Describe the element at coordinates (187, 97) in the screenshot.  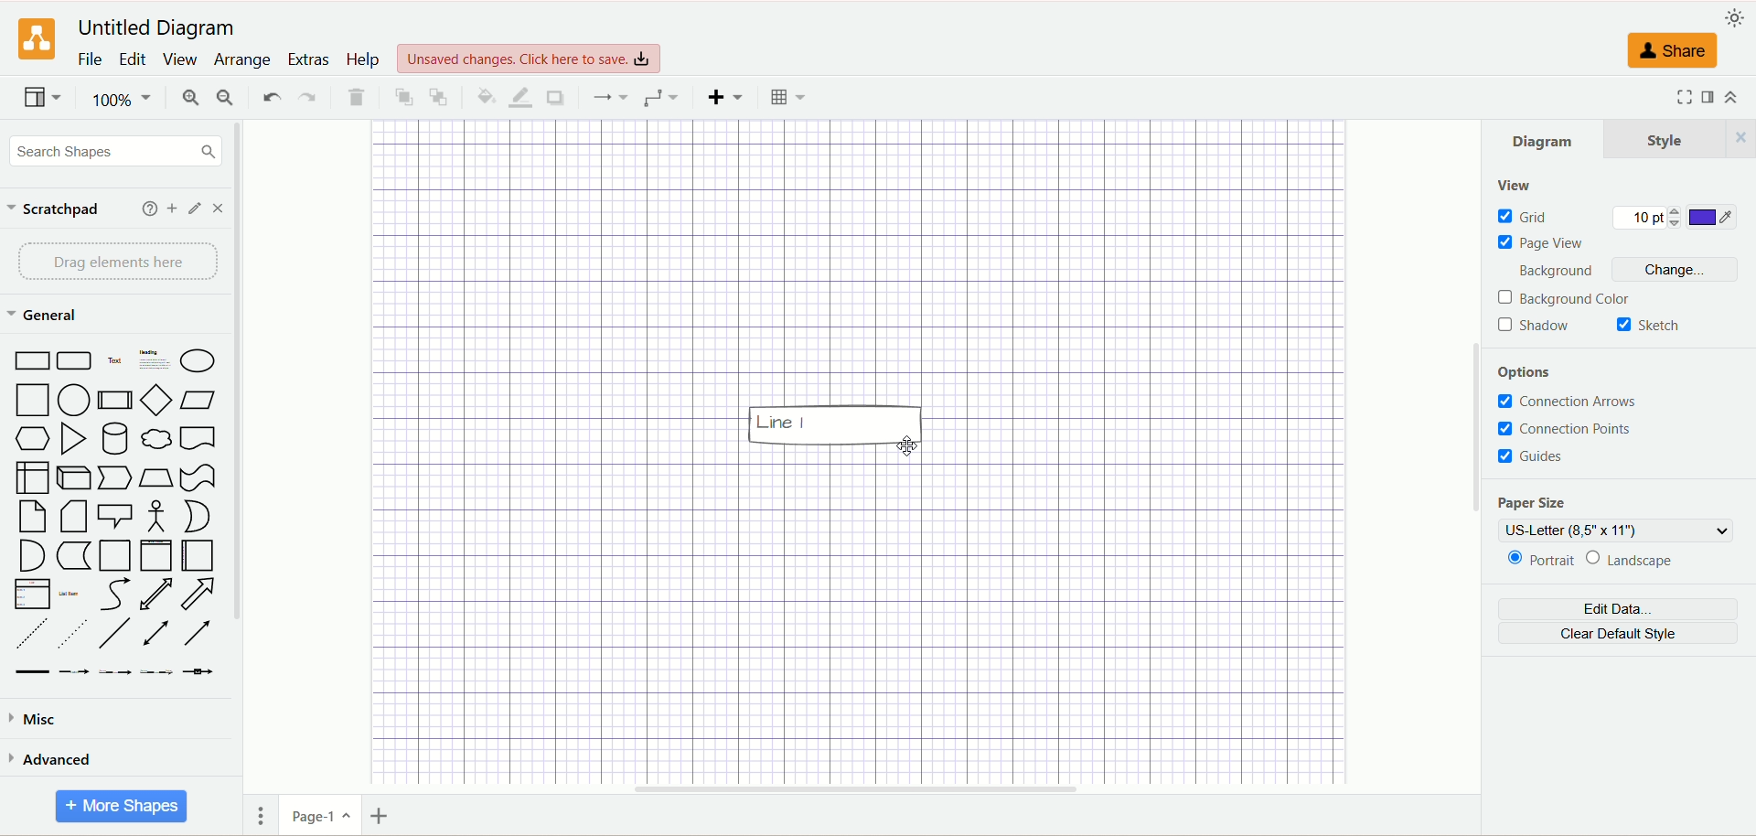
I see `zoom in` at that location.